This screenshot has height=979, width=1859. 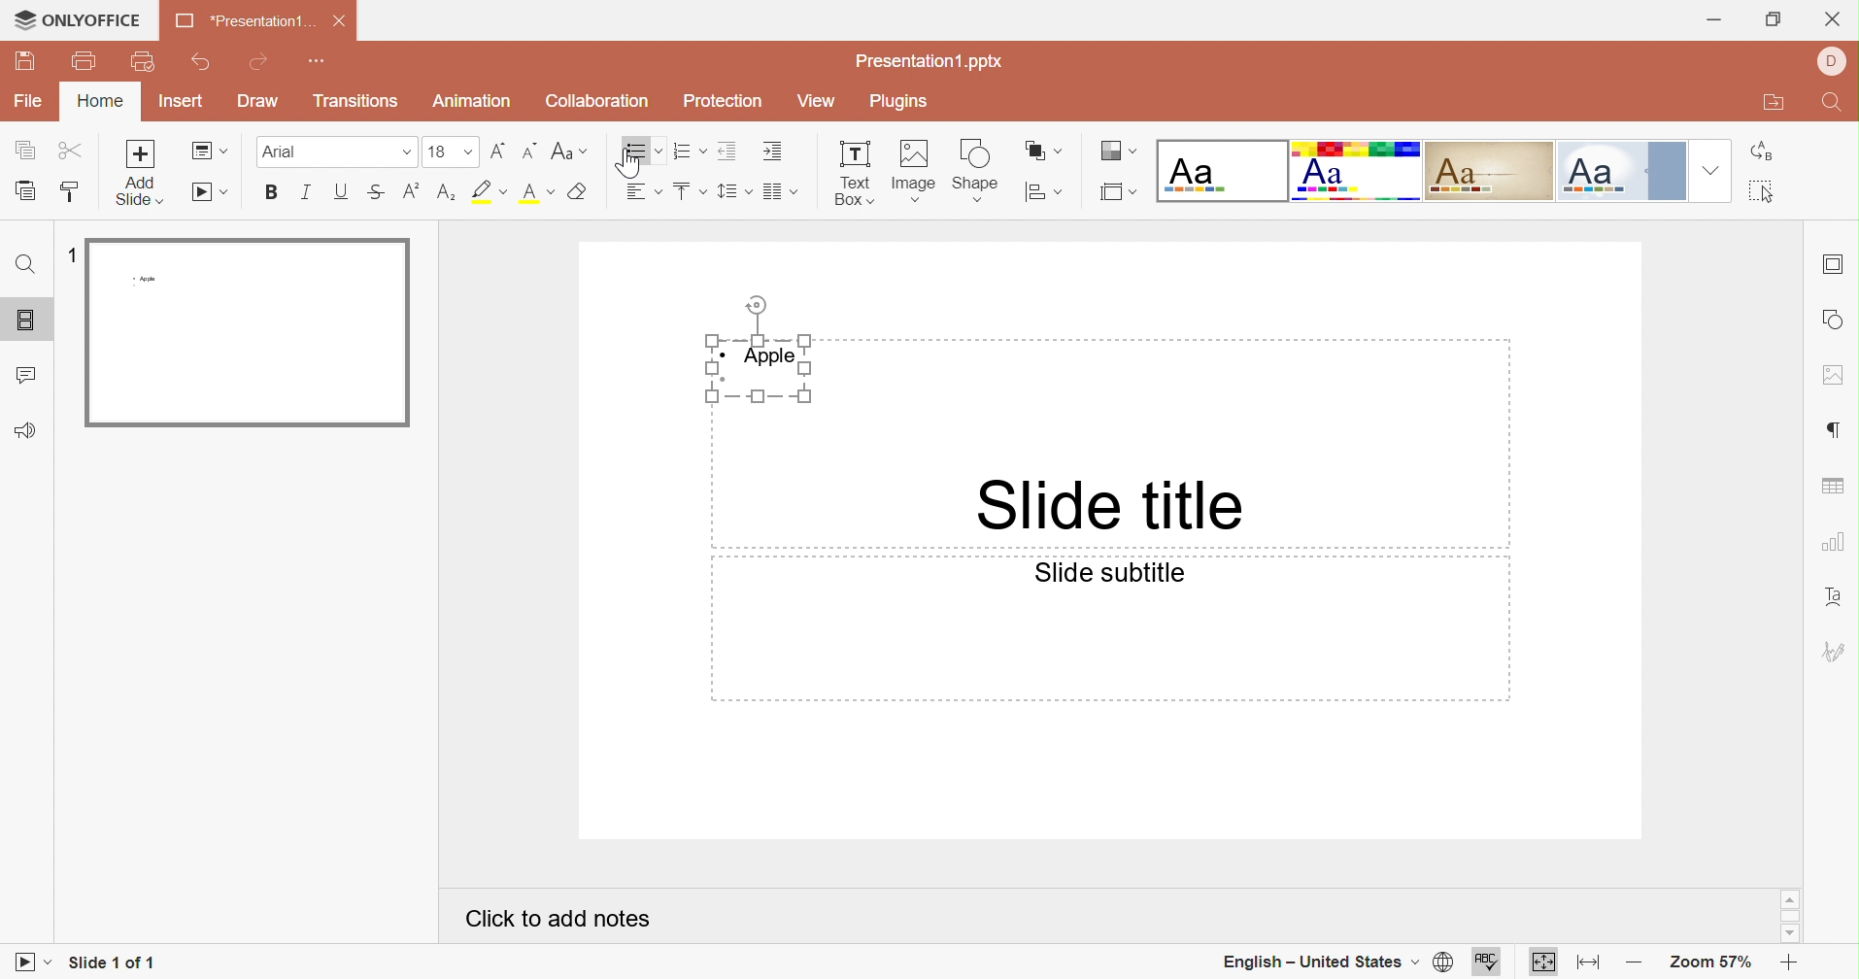 What do you see at coordinates (1594, 963) in the screenshot?
I see `Fit to width` at bounding box center [1594, 963].